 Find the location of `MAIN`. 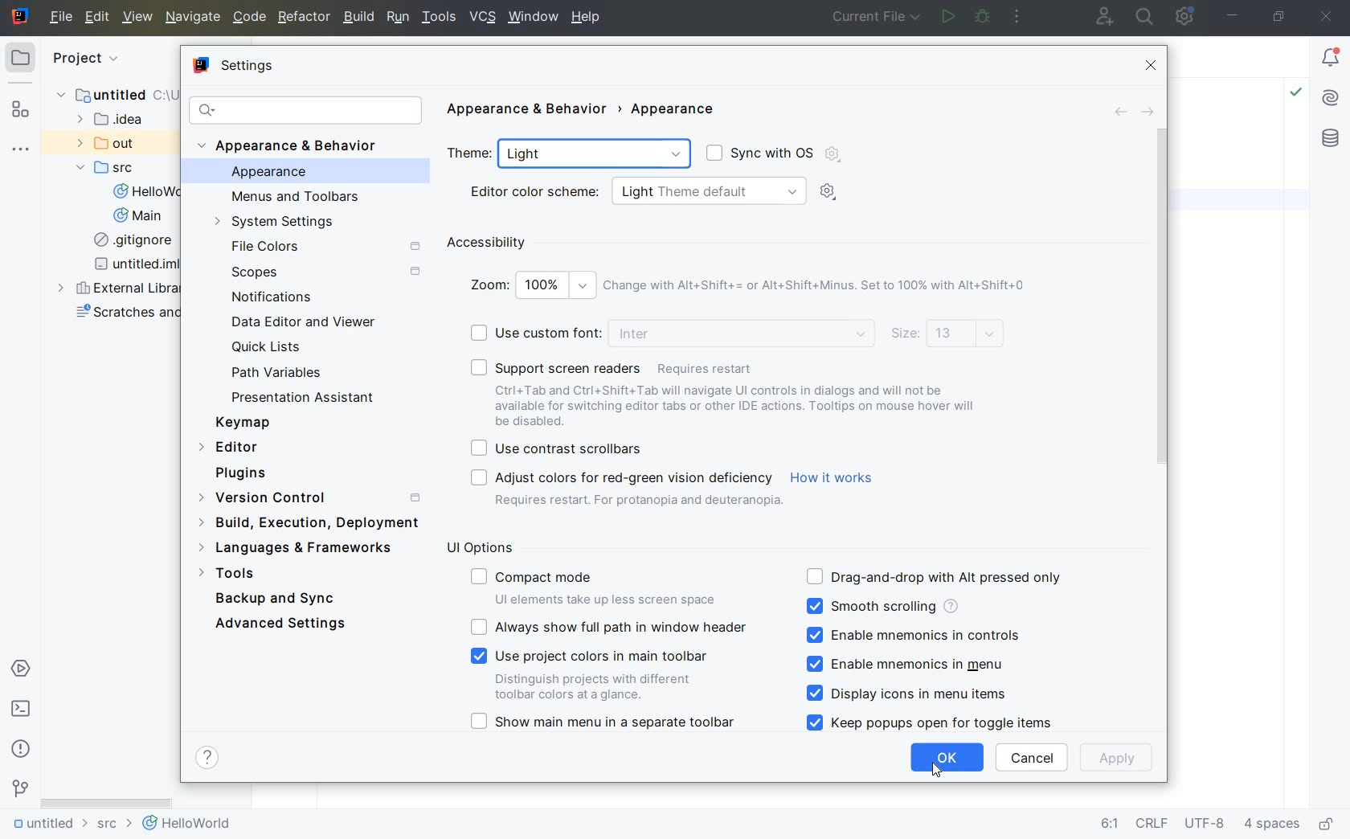

MAIN is located at coordinates (140, 216).